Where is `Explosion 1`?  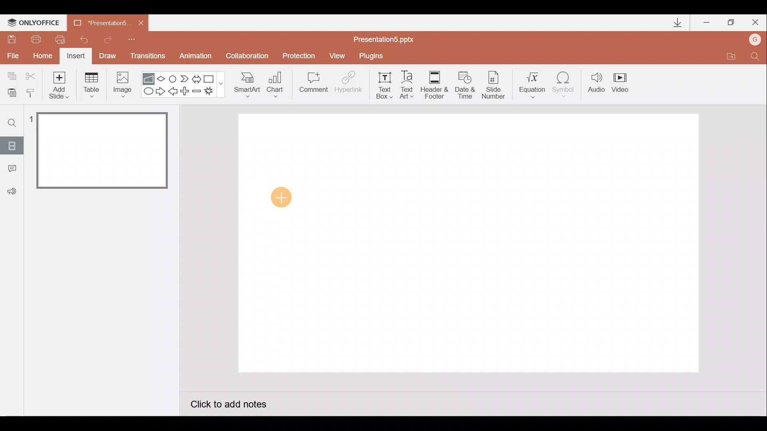 Explosion 1 is located at coordinates (214, 92).